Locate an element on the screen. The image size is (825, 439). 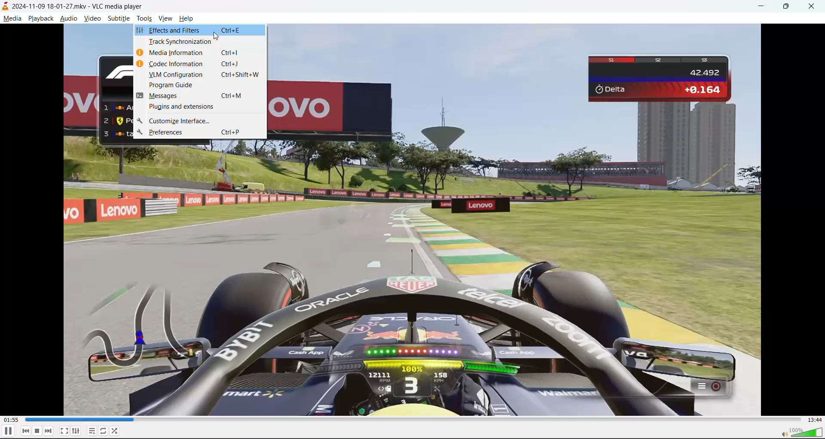
preferences is located at coordinates (199, 132).